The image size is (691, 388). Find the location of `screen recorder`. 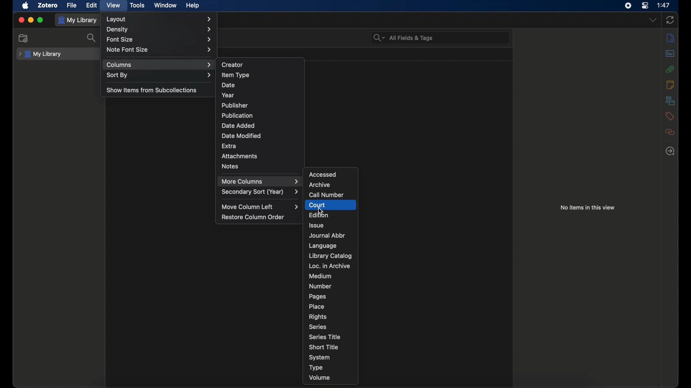

screen recorder is located at coordinates (628, 5).